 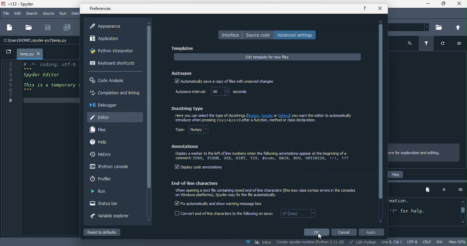 I want to click on option, so click(x=461, y=44).